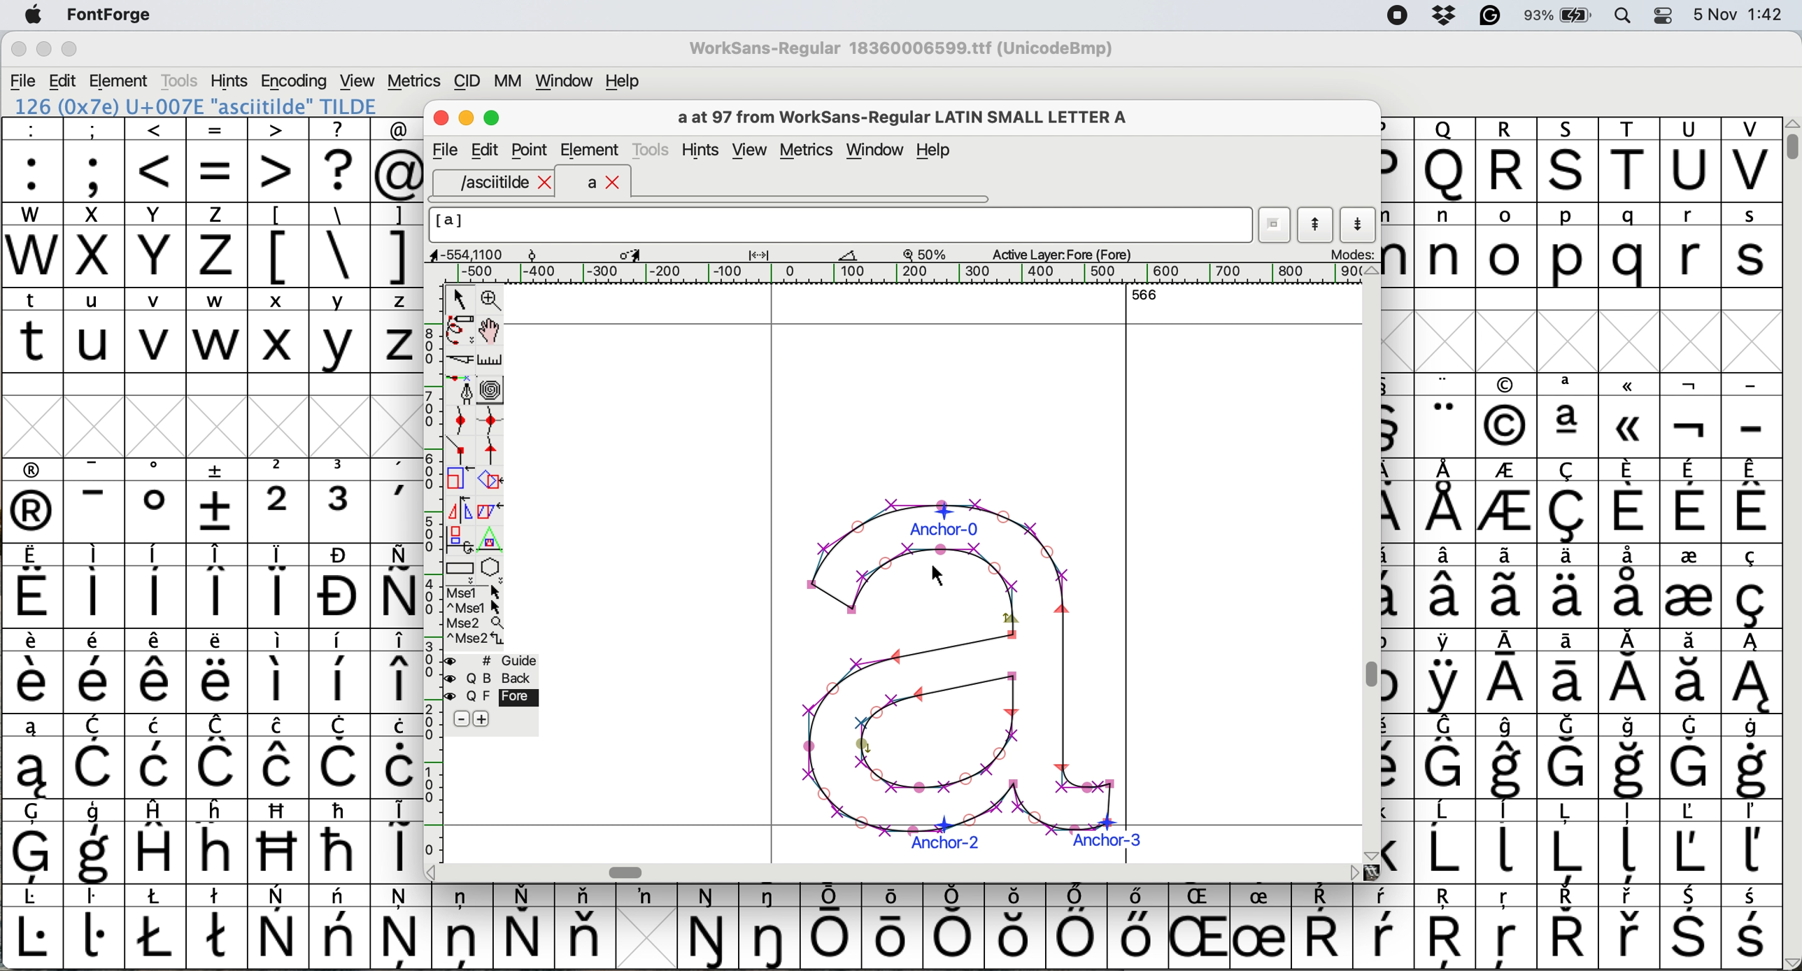  I want to click on symbol, so click(342, 500).